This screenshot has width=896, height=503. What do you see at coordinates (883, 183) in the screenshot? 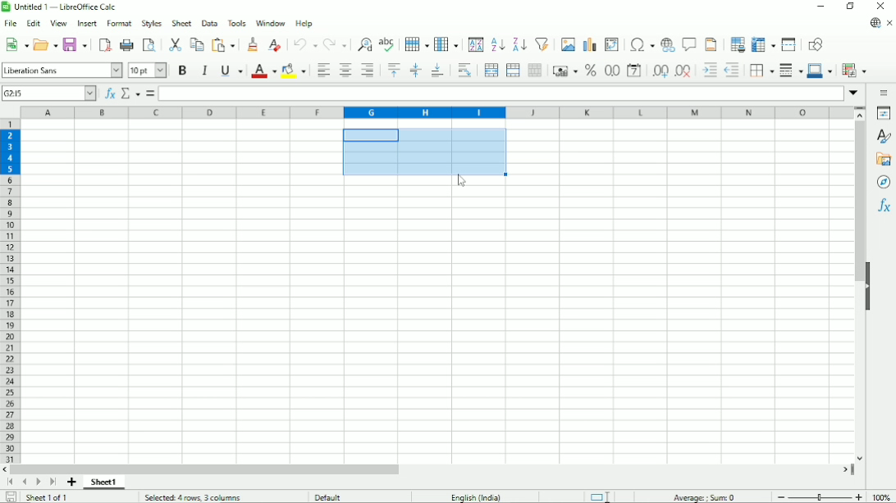
I see `Navigator` at bounding box center [883, 183].